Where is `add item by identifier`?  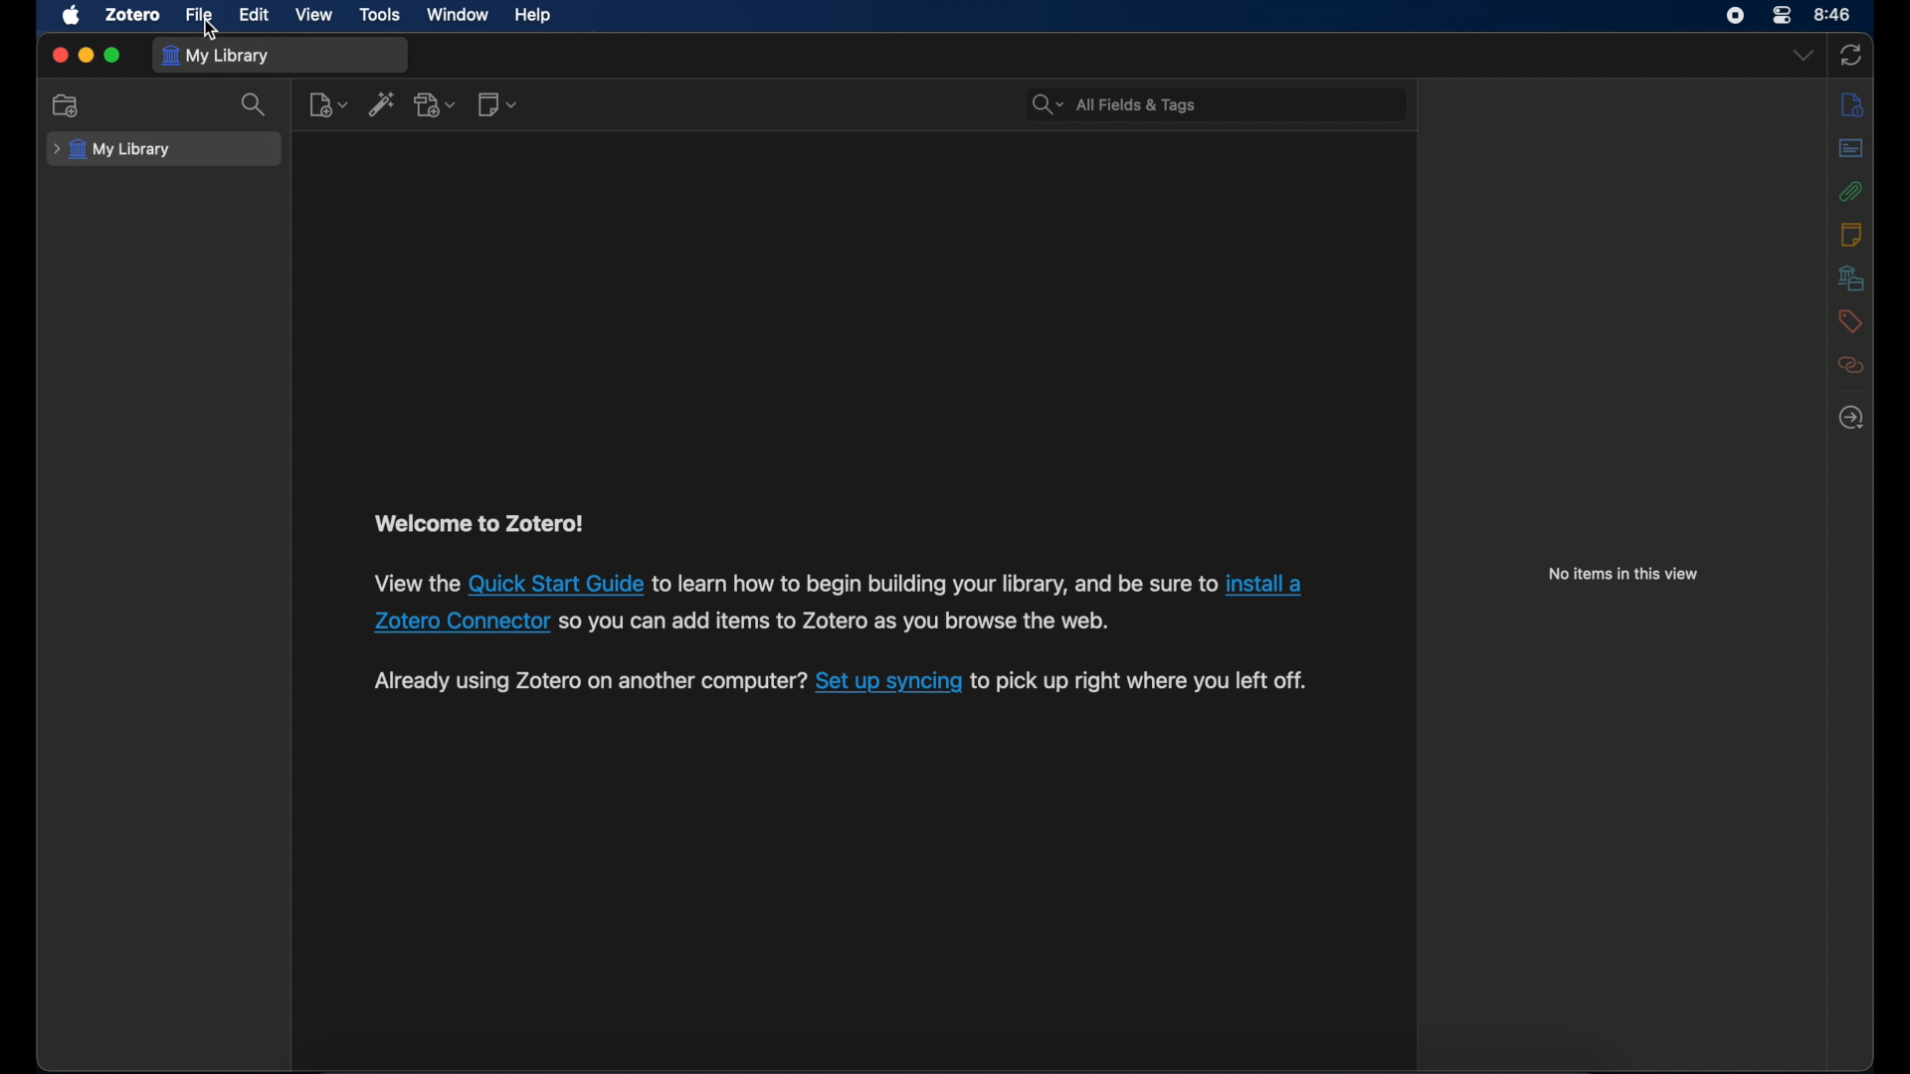 add item by identifier is located at coordinates (384, 104).